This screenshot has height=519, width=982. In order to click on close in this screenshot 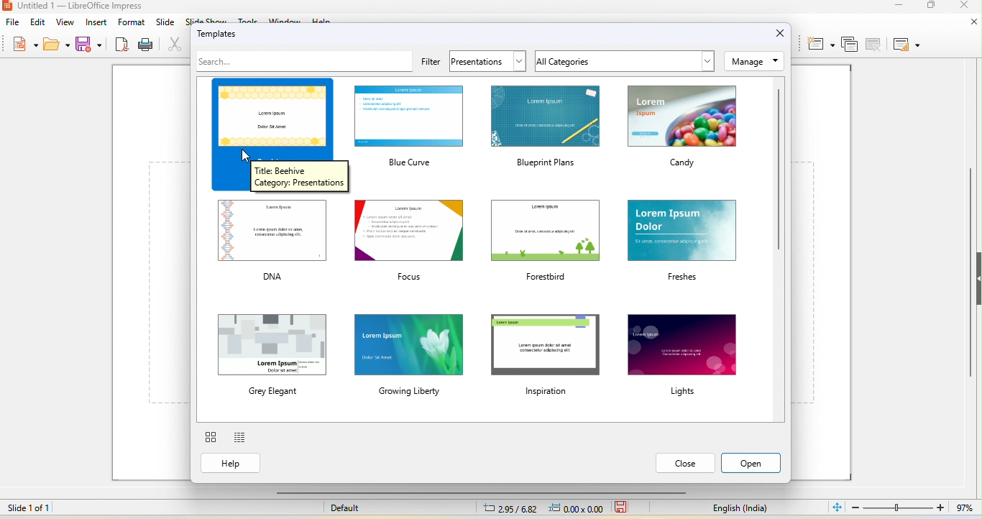, I will do `click(962, 6)`.